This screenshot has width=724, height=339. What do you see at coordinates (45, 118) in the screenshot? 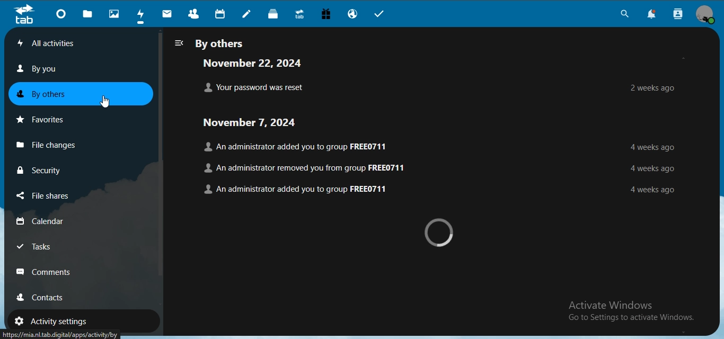
I see `favourites` at bounding box center [45, 118].